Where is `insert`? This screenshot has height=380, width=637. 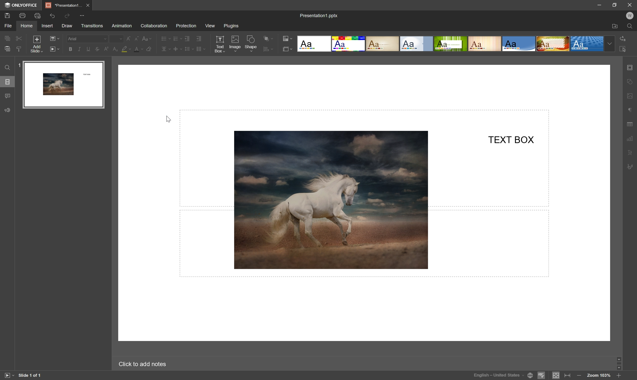 insert is located at coordinates (48, 26).